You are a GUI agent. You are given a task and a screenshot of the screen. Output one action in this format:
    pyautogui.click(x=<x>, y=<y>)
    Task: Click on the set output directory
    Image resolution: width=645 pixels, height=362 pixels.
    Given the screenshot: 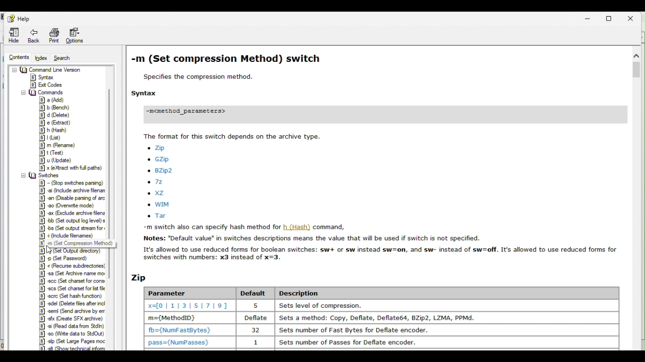 What is the action you would take?
    pyautogui.click(x=74, y=251)
    